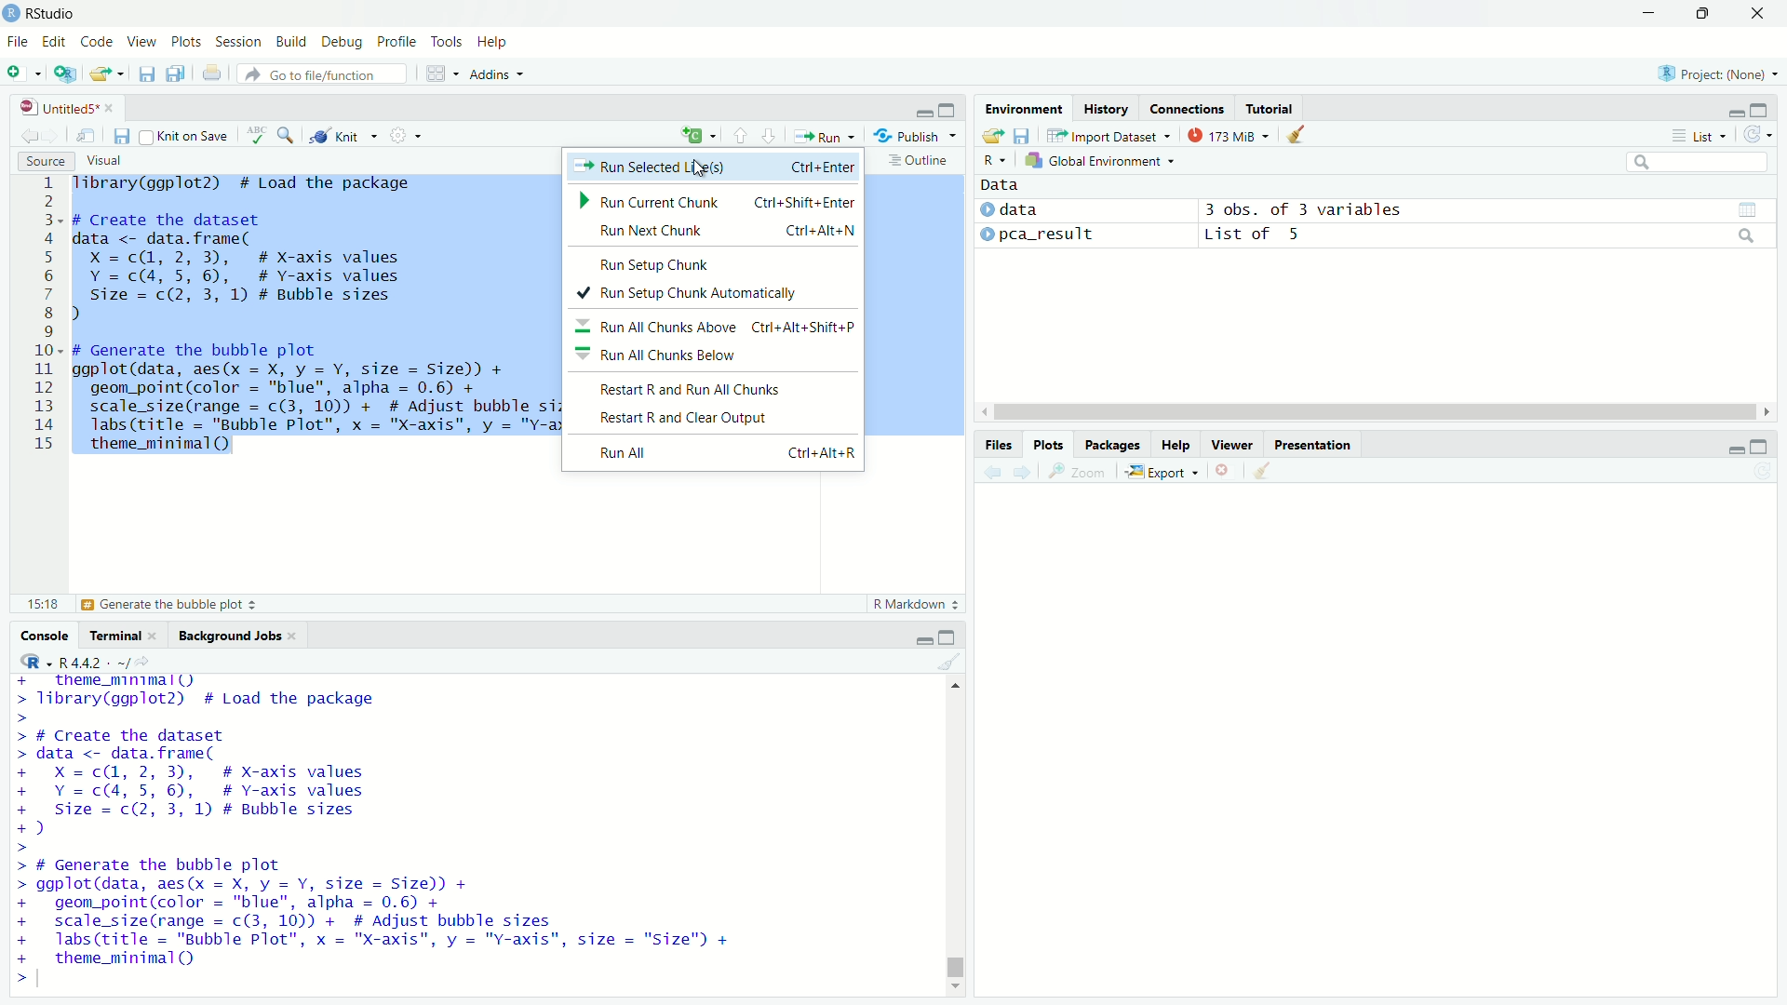 The width and height of the screenshot is (1787, 1005). I want to click on import dataset, so click(1108, 136).